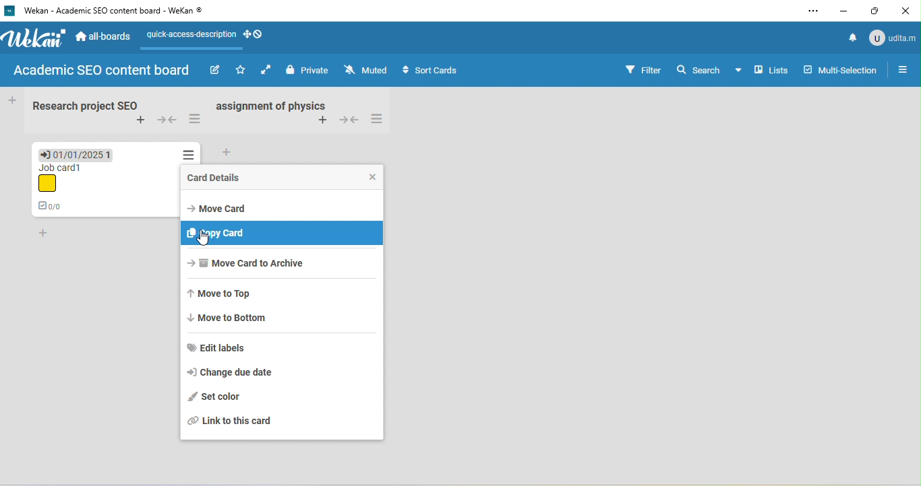 The width and height of the screenshot is (921, 486). I want to click on edit labels, so click(230, 347).